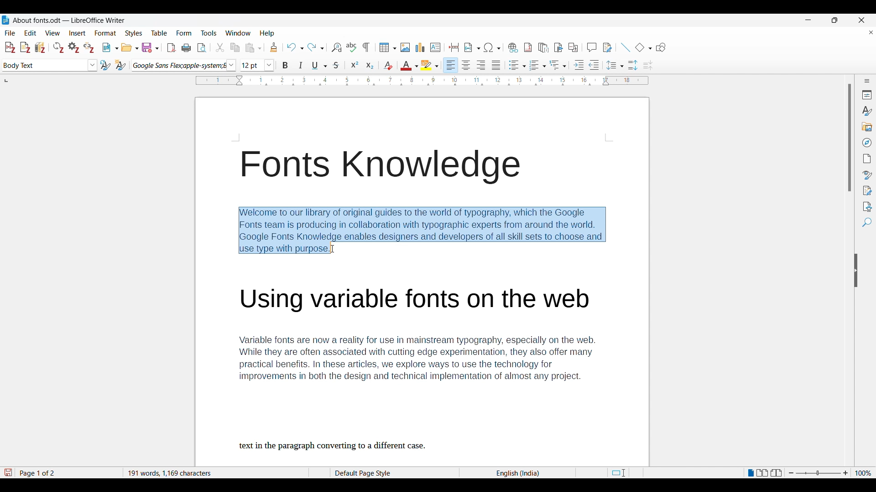  Describe the element at coordinates (435, 47) in the screenshot. I see `Insert text box` at that location.